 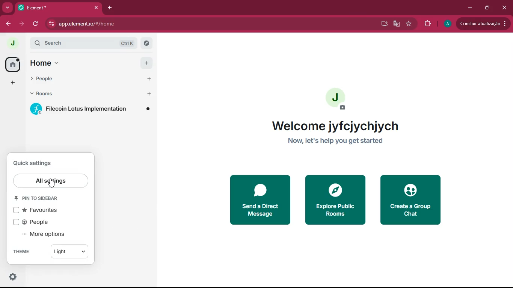 What do you see at coordinates (470, 7) in the screenshot?
I see `minimize` at bounding box center [470, 7].